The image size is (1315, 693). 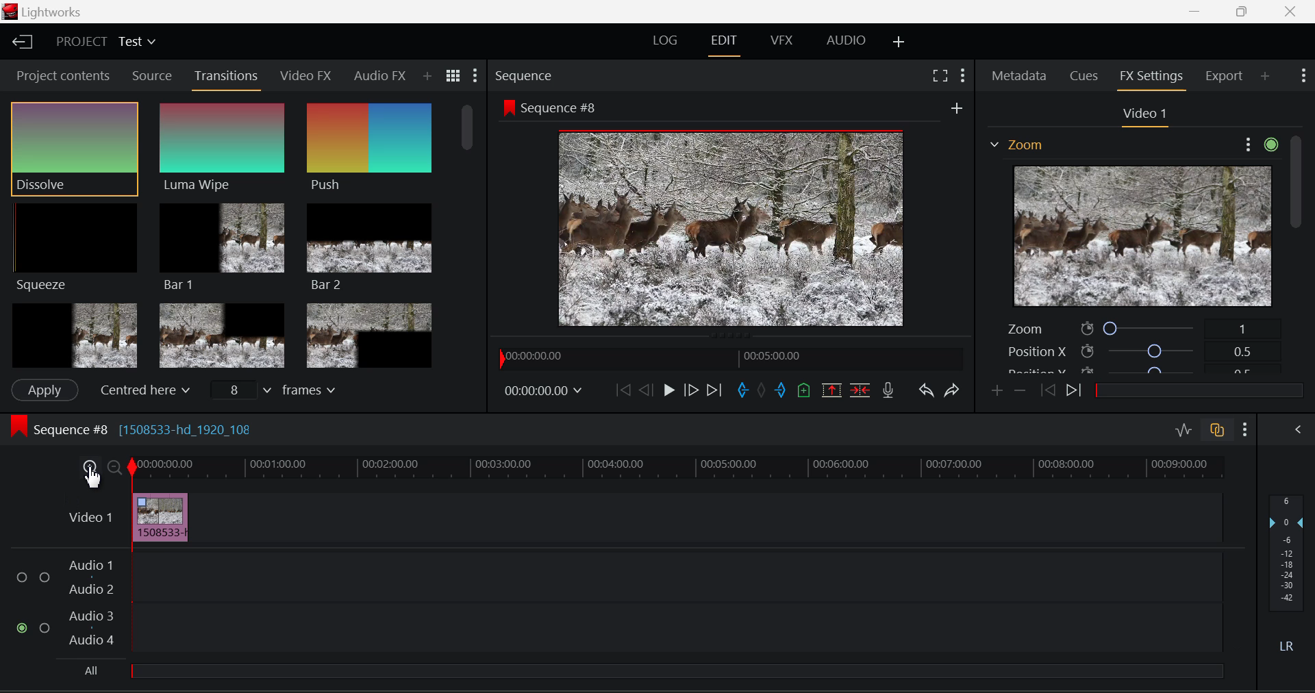 What do you see at coordinates (888, 392) in the screenshot?
I see `Record Voiceover` at bounding box center [888, 392].